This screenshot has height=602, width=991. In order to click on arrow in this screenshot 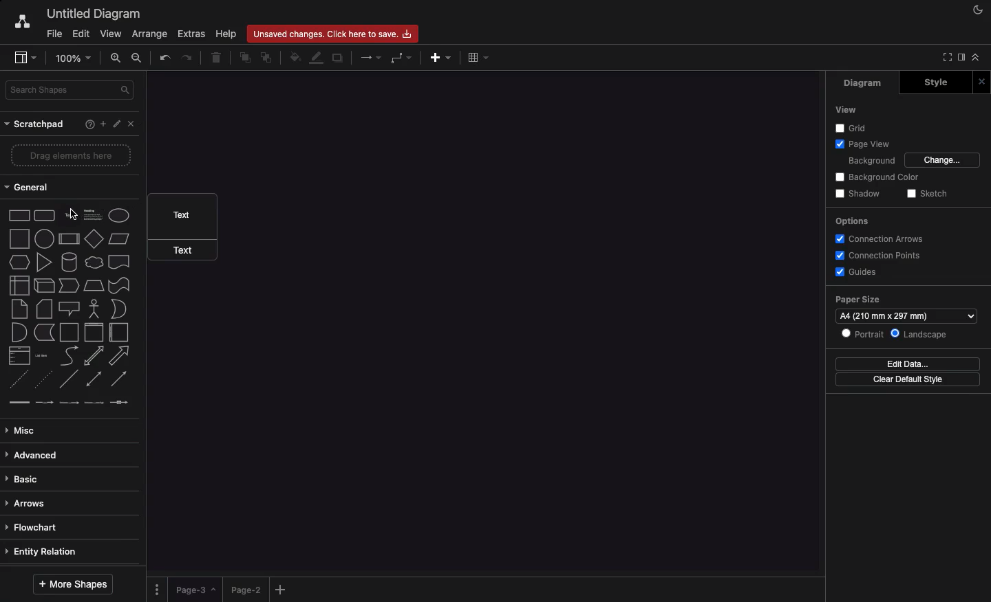, I will do `click(120, 356)`.